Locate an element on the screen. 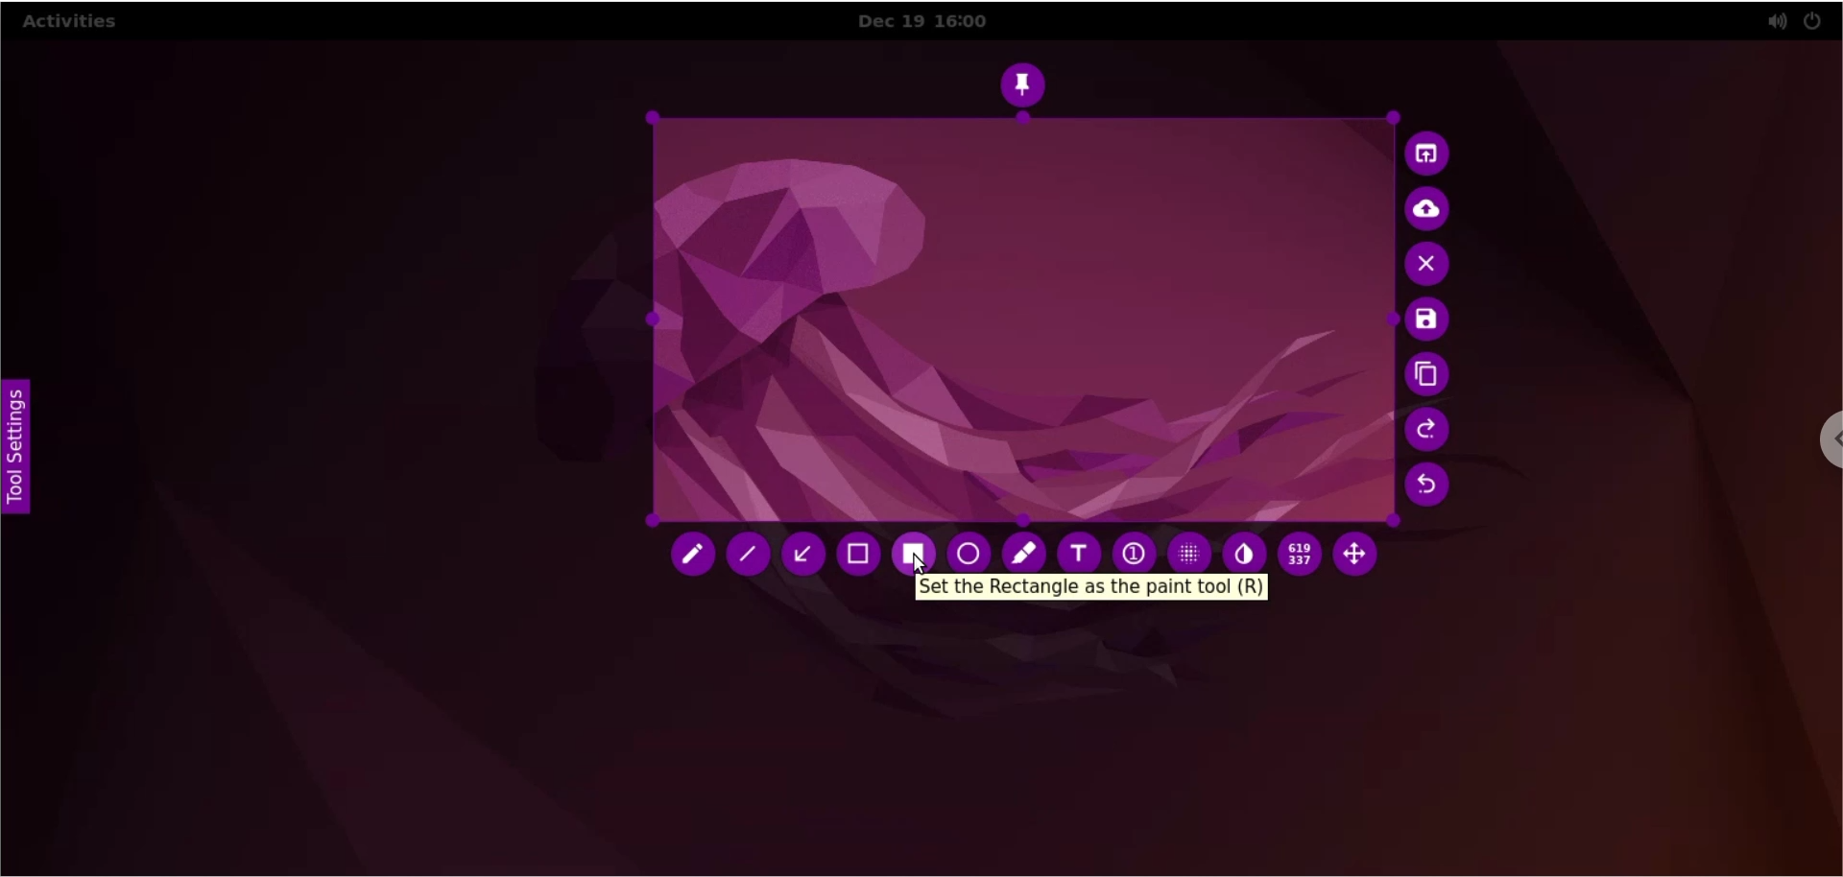 This screenshot has width=1843, height=877. save is located at coordinates (1422, 321).